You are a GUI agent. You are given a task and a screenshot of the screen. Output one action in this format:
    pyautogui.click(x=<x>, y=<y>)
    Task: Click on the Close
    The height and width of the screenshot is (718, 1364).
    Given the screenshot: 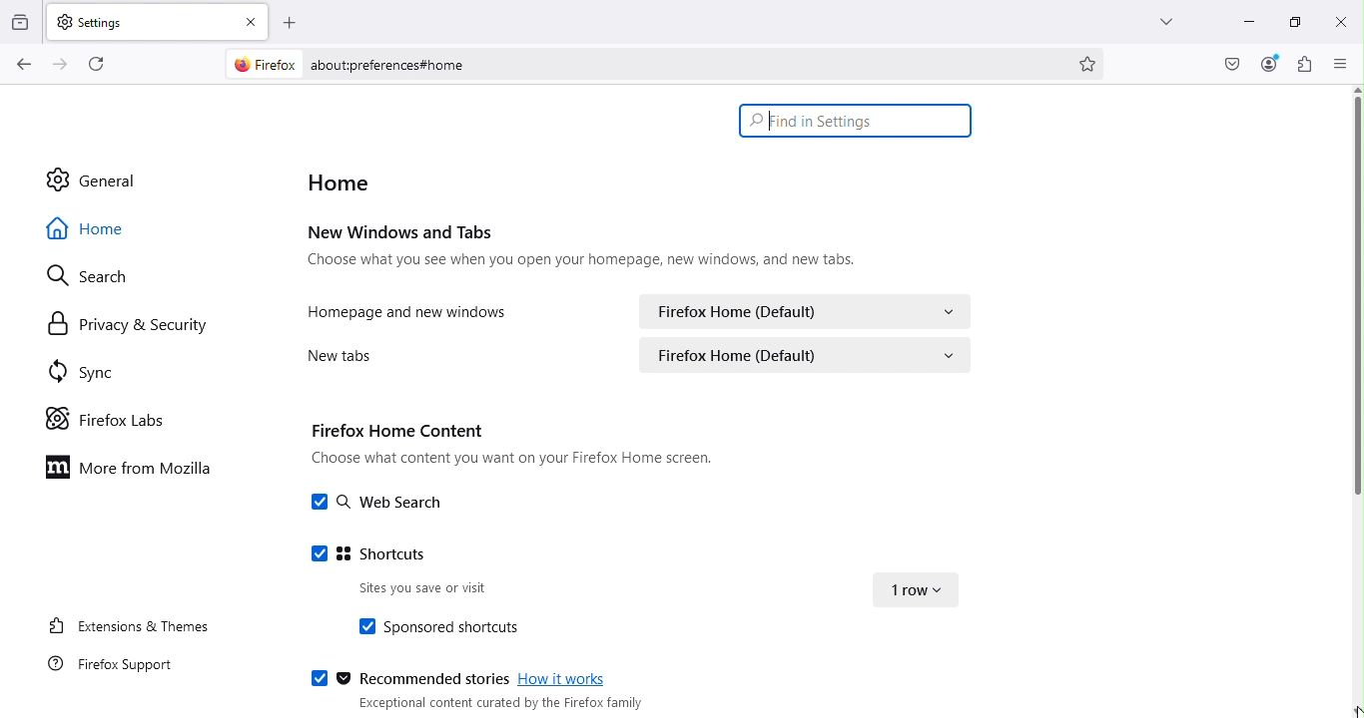 What is the action you would take?
    pyautogui.click(x=1338, y=19)
    